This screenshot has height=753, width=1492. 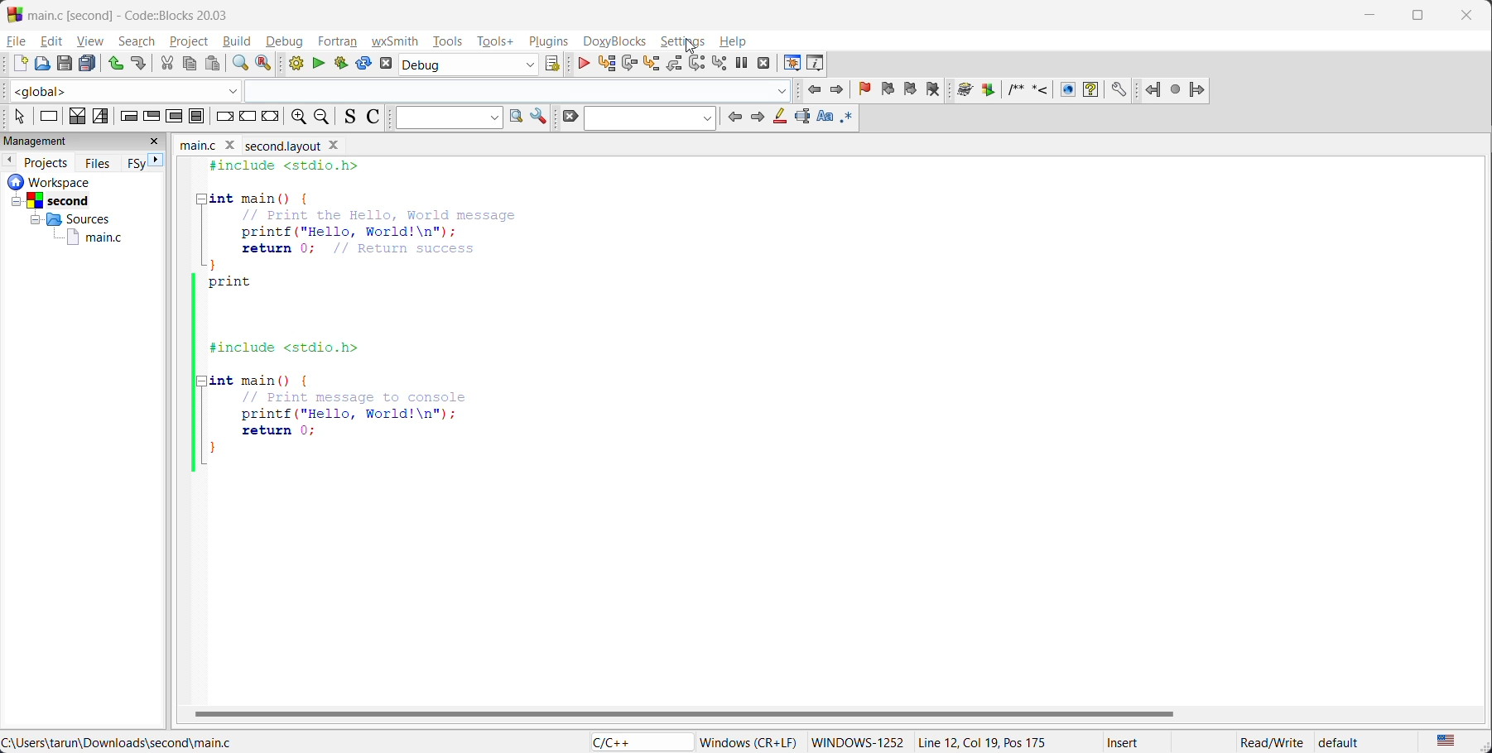 I want to click on step out, so click(x=673, y=65).